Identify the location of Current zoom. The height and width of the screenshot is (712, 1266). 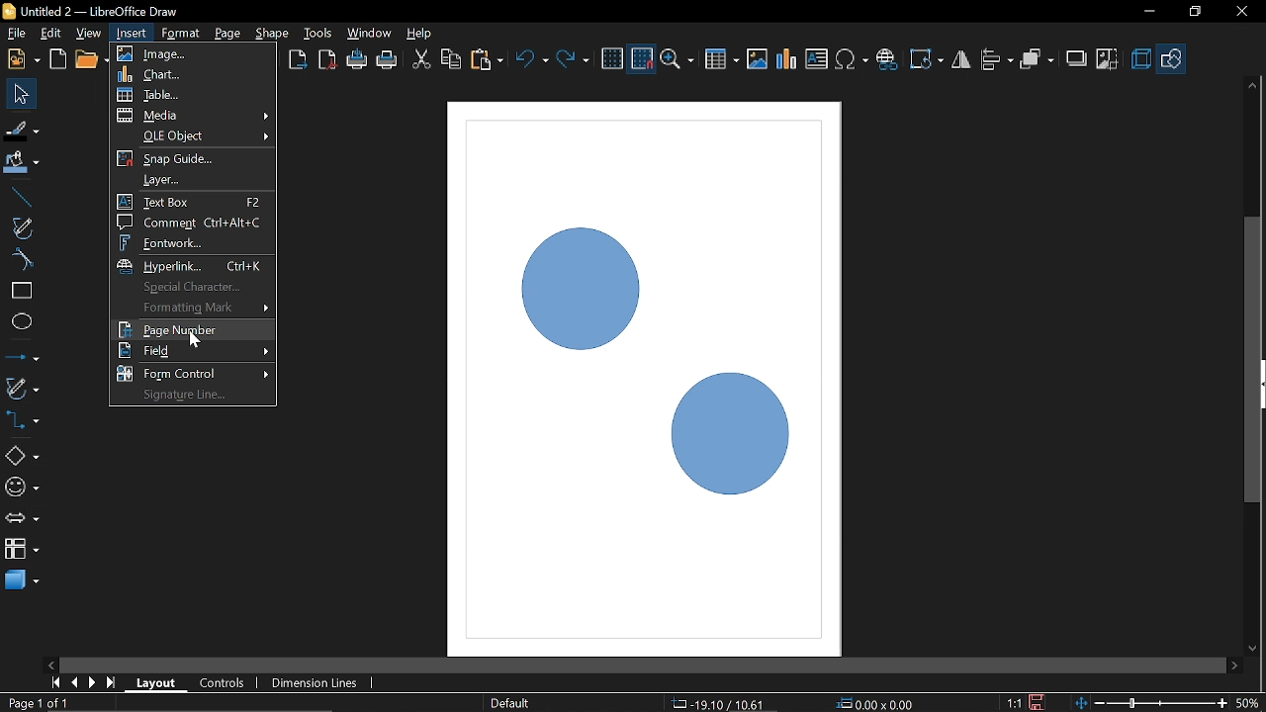
(1248, 702).